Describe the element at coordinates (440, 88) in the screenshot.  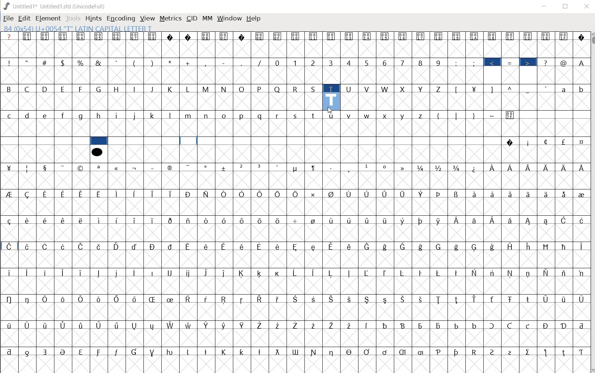
I see `Z` at that location.